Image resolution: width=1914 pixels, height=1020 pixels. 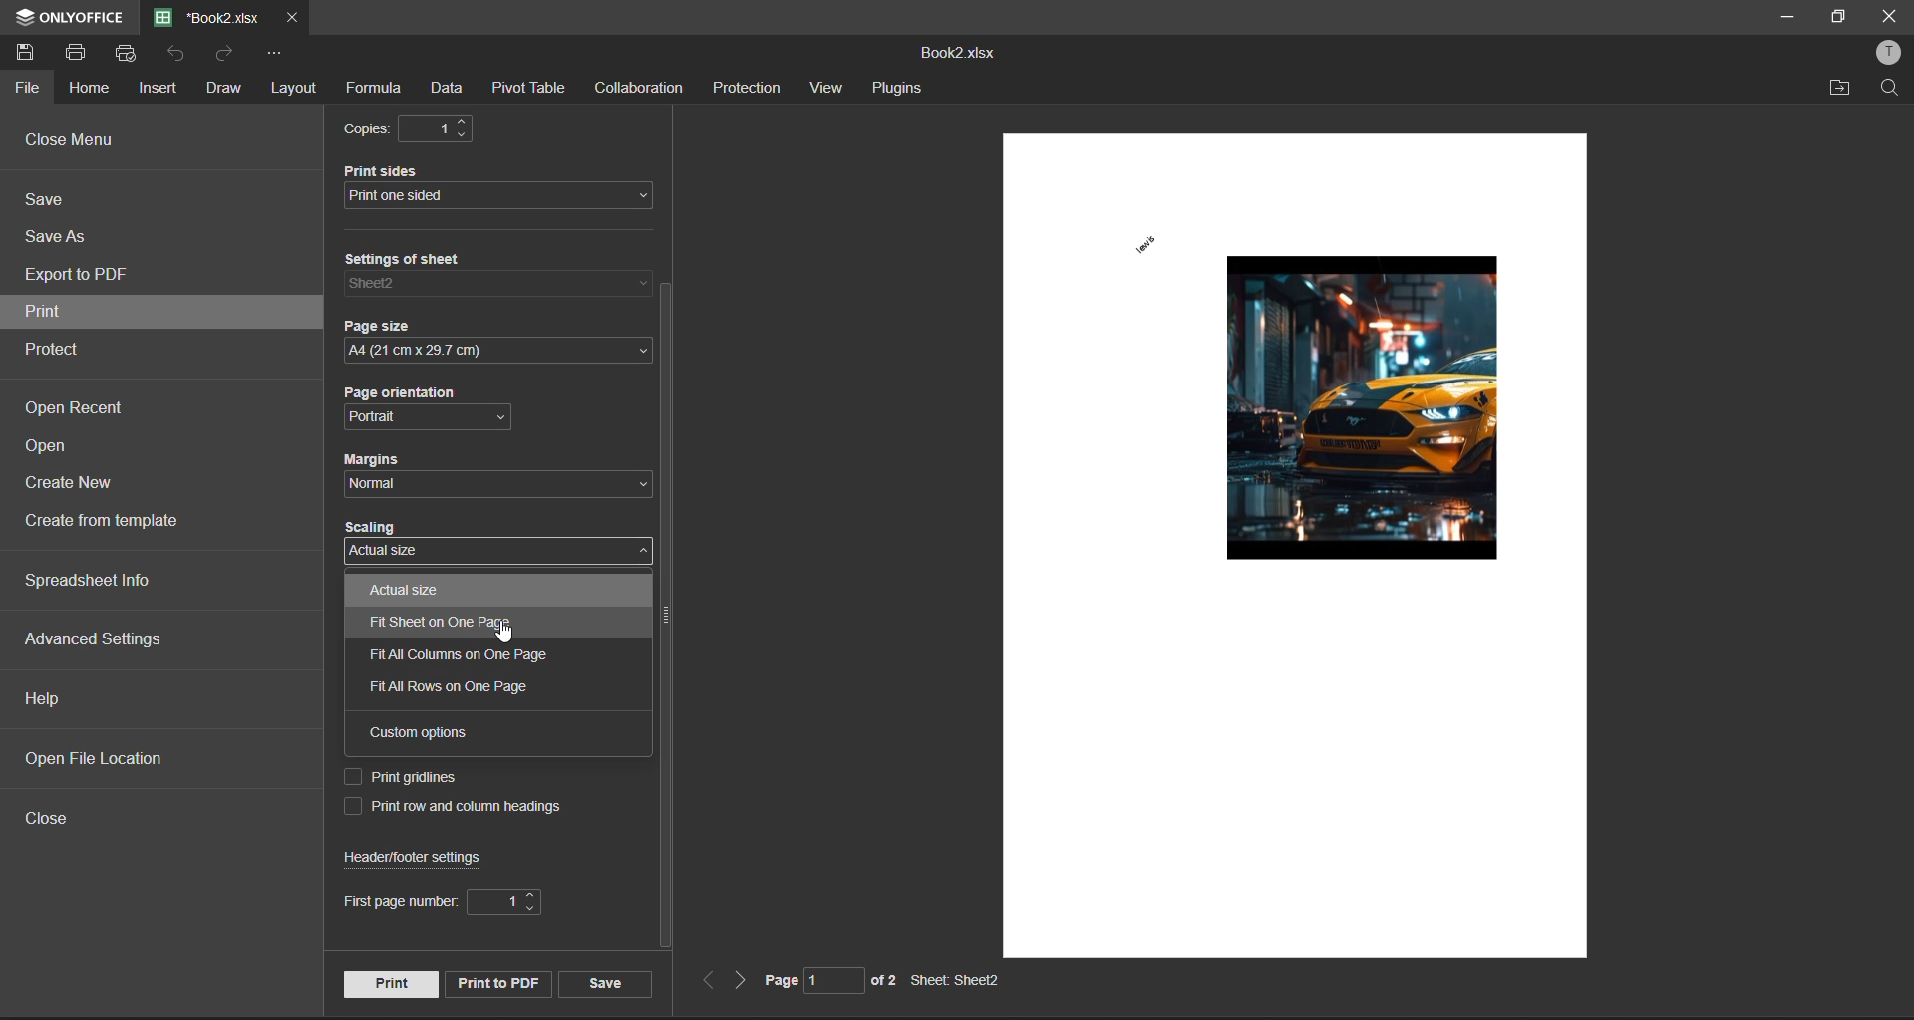 I want to click on print one sided, so click(x=484, y=197).